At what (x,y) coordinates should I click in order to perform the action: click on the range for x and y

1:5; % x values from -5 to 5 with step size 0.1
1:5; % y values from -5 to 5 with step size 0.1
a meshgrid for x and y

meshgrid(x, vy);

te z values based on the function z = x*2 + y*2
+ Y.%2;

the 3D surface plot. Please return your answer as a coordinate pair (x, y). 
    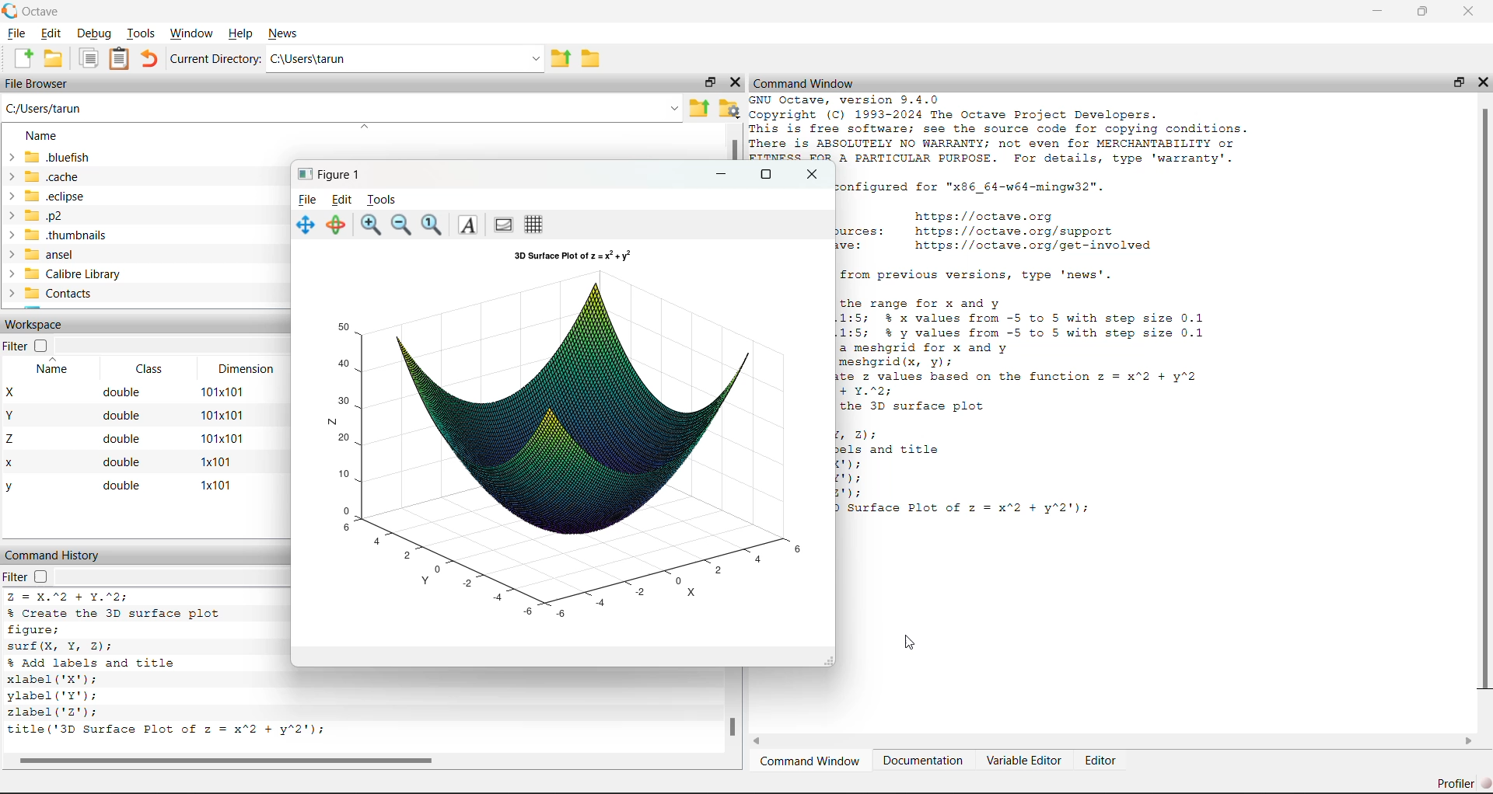
    Looking at the image, I should click on (1032, 339).